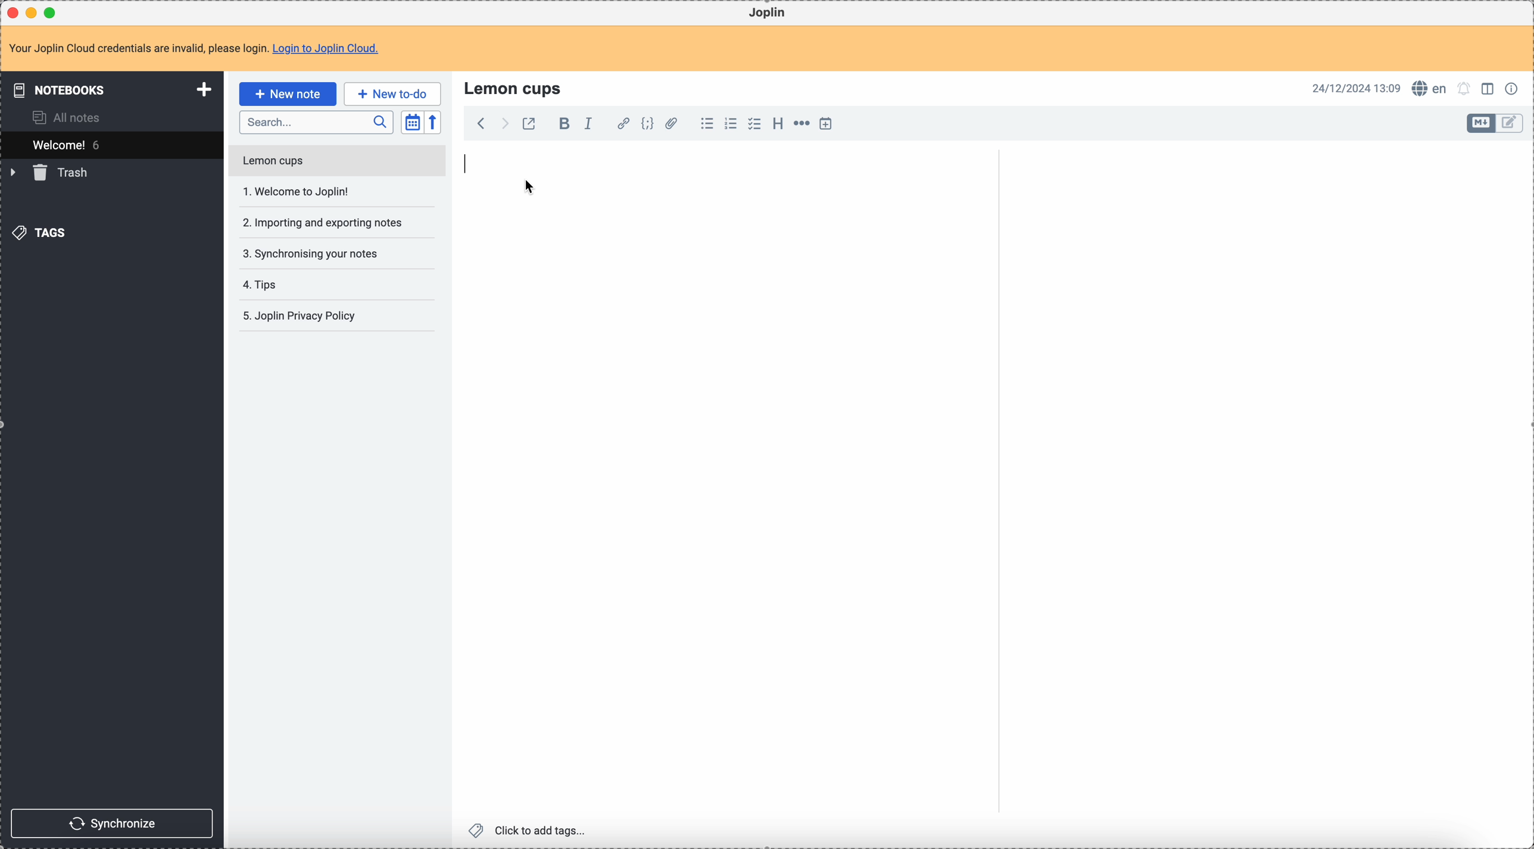 Image resolution: width=1534 pixels, height=849 pixels. Describe the element at coordinates (70, 117) in the screenshot. I see `all notes` at that location.